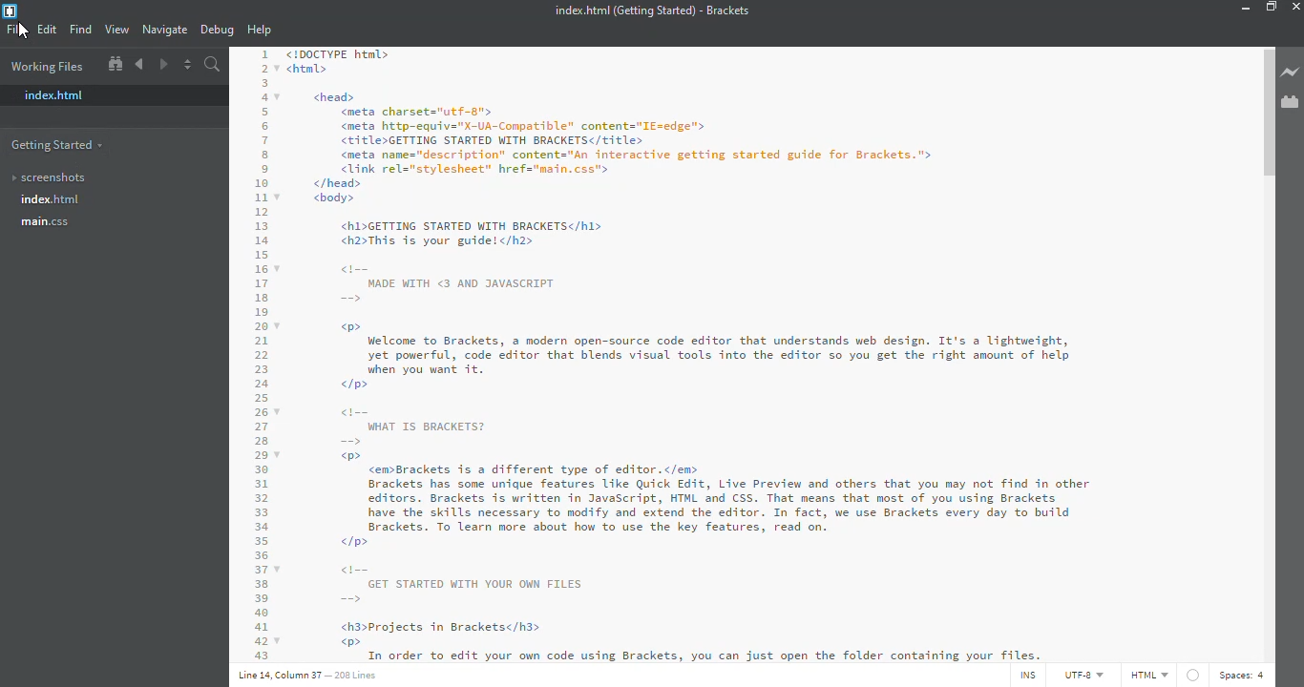 The height and width of the screenshot is (687, 1304). Describe the element at coordinates (163, 64) in the screenshot. I see `forward` at that location.